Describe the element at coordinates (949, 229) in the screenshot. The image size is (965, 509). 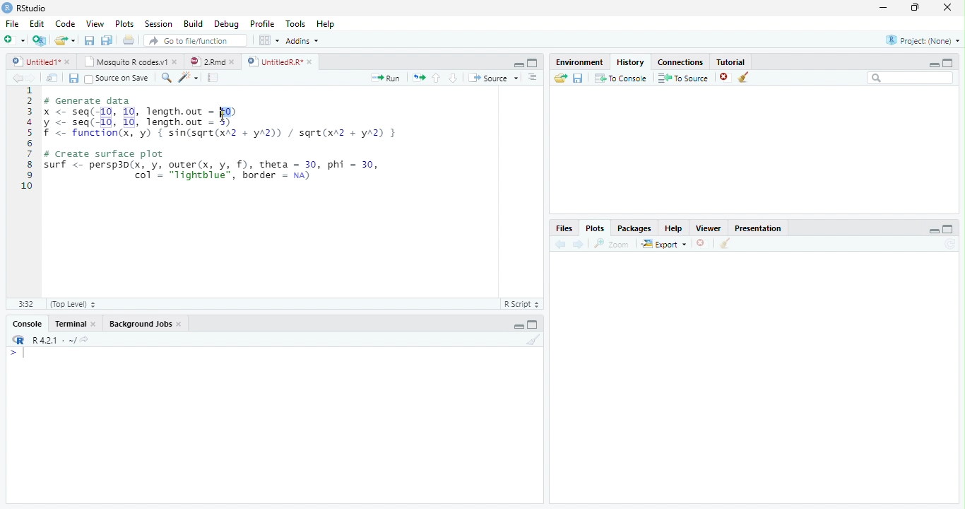
I see `maximize` at that location.